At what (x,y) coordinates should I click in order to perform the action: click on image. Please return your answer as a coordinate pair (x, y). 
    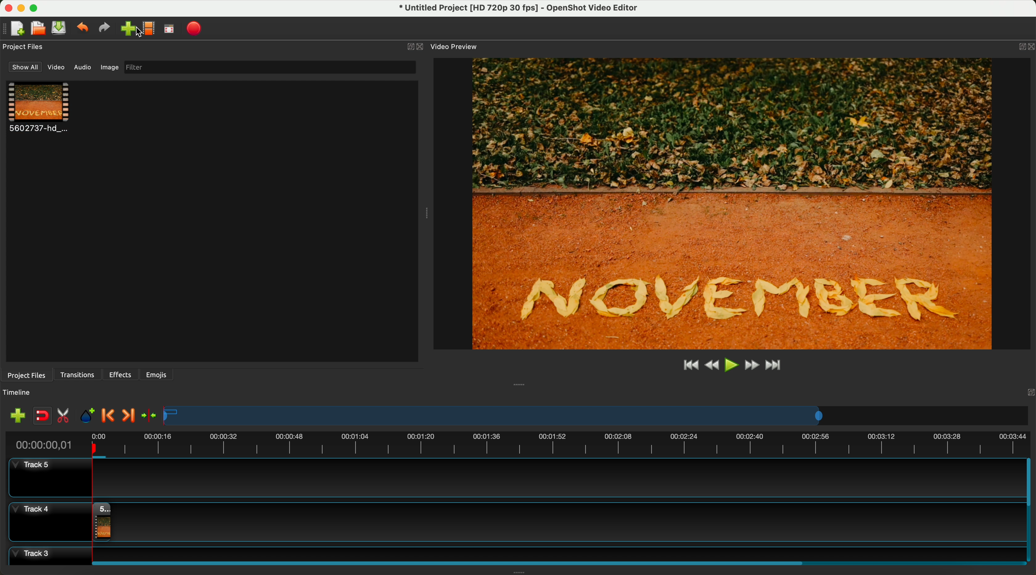
    Looking at the image, I should click on (108, 68).